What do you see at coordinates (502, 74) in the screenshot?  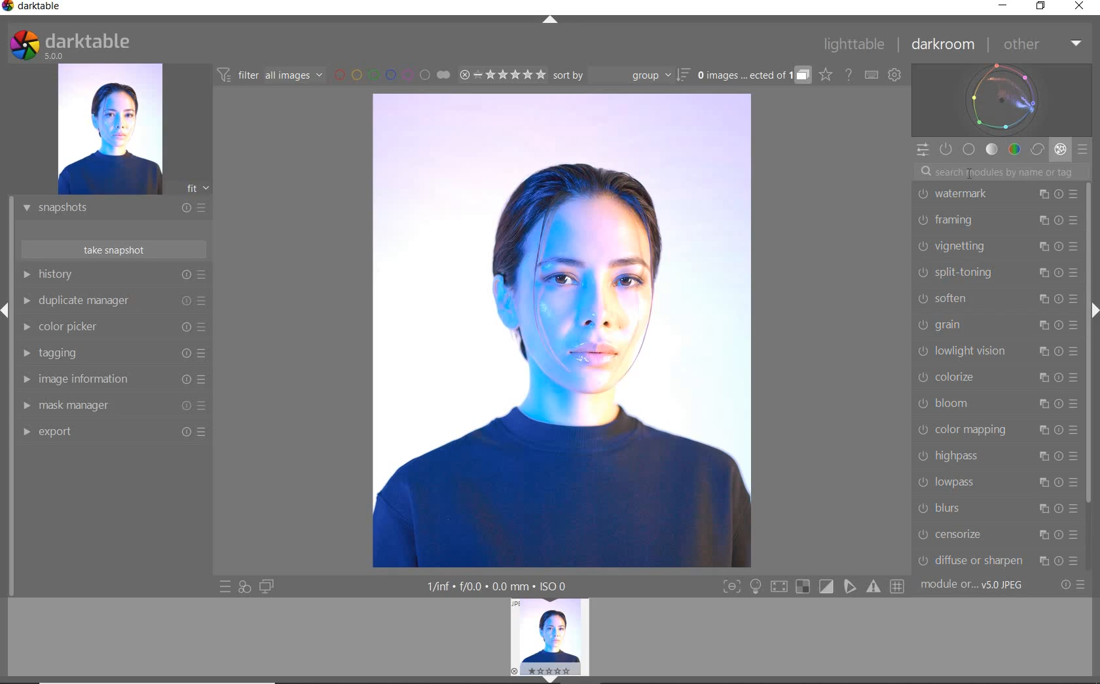 I see `RANGE RATING OF SELECTED IMAGES` at bounding box center [502, 74].